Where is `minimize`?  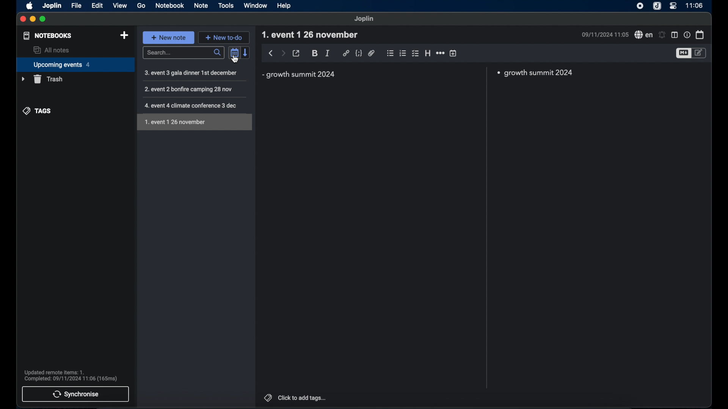 minimize is located at coordinates (32, 19).